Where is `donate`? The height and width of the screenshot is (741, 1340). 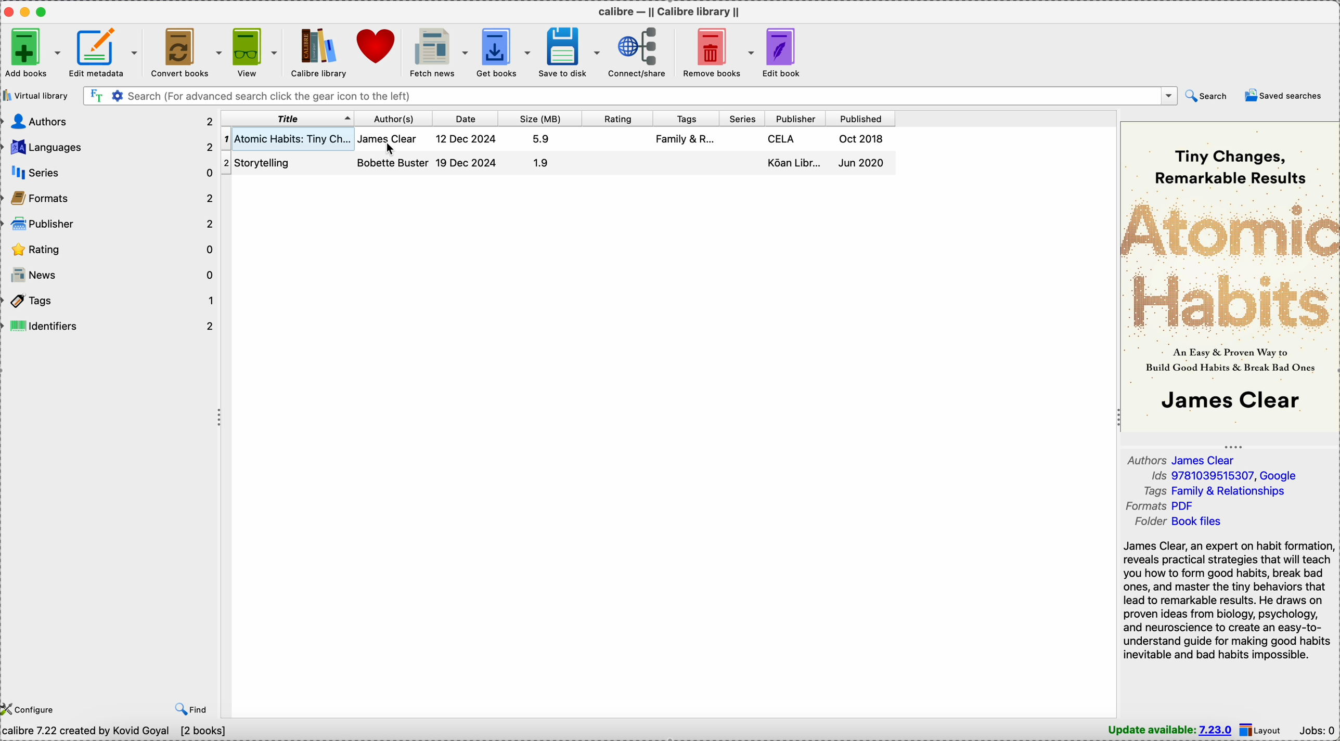 donate is located at coordinates (377, 46).